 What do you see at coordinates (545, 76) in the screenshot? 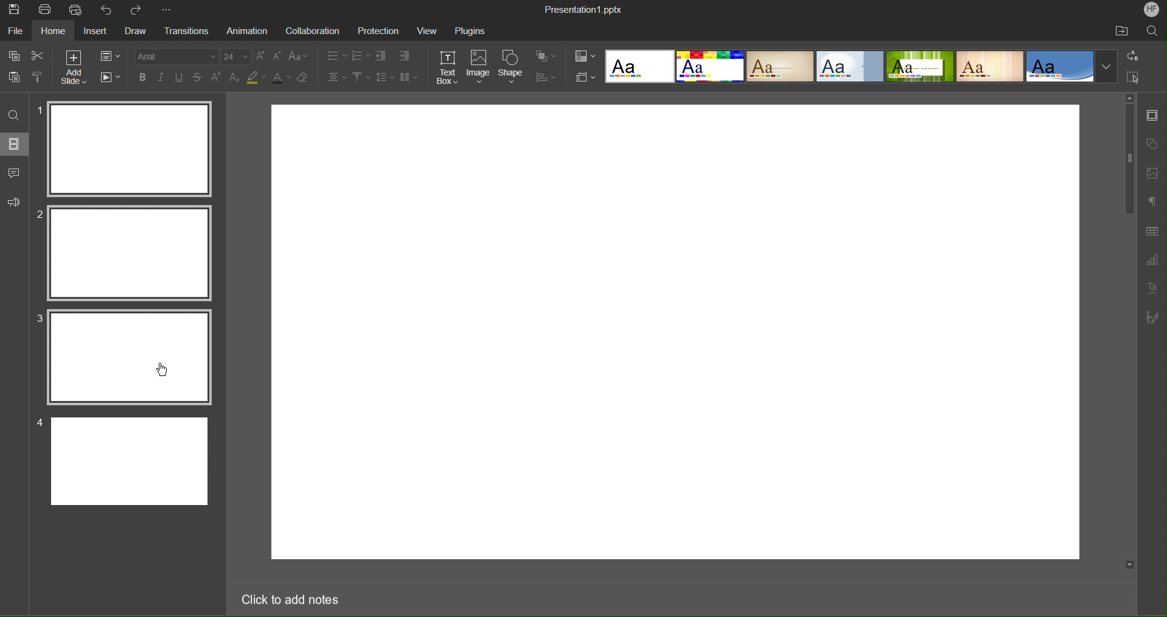
I see `Distribute` at bounding box center [545, 76].